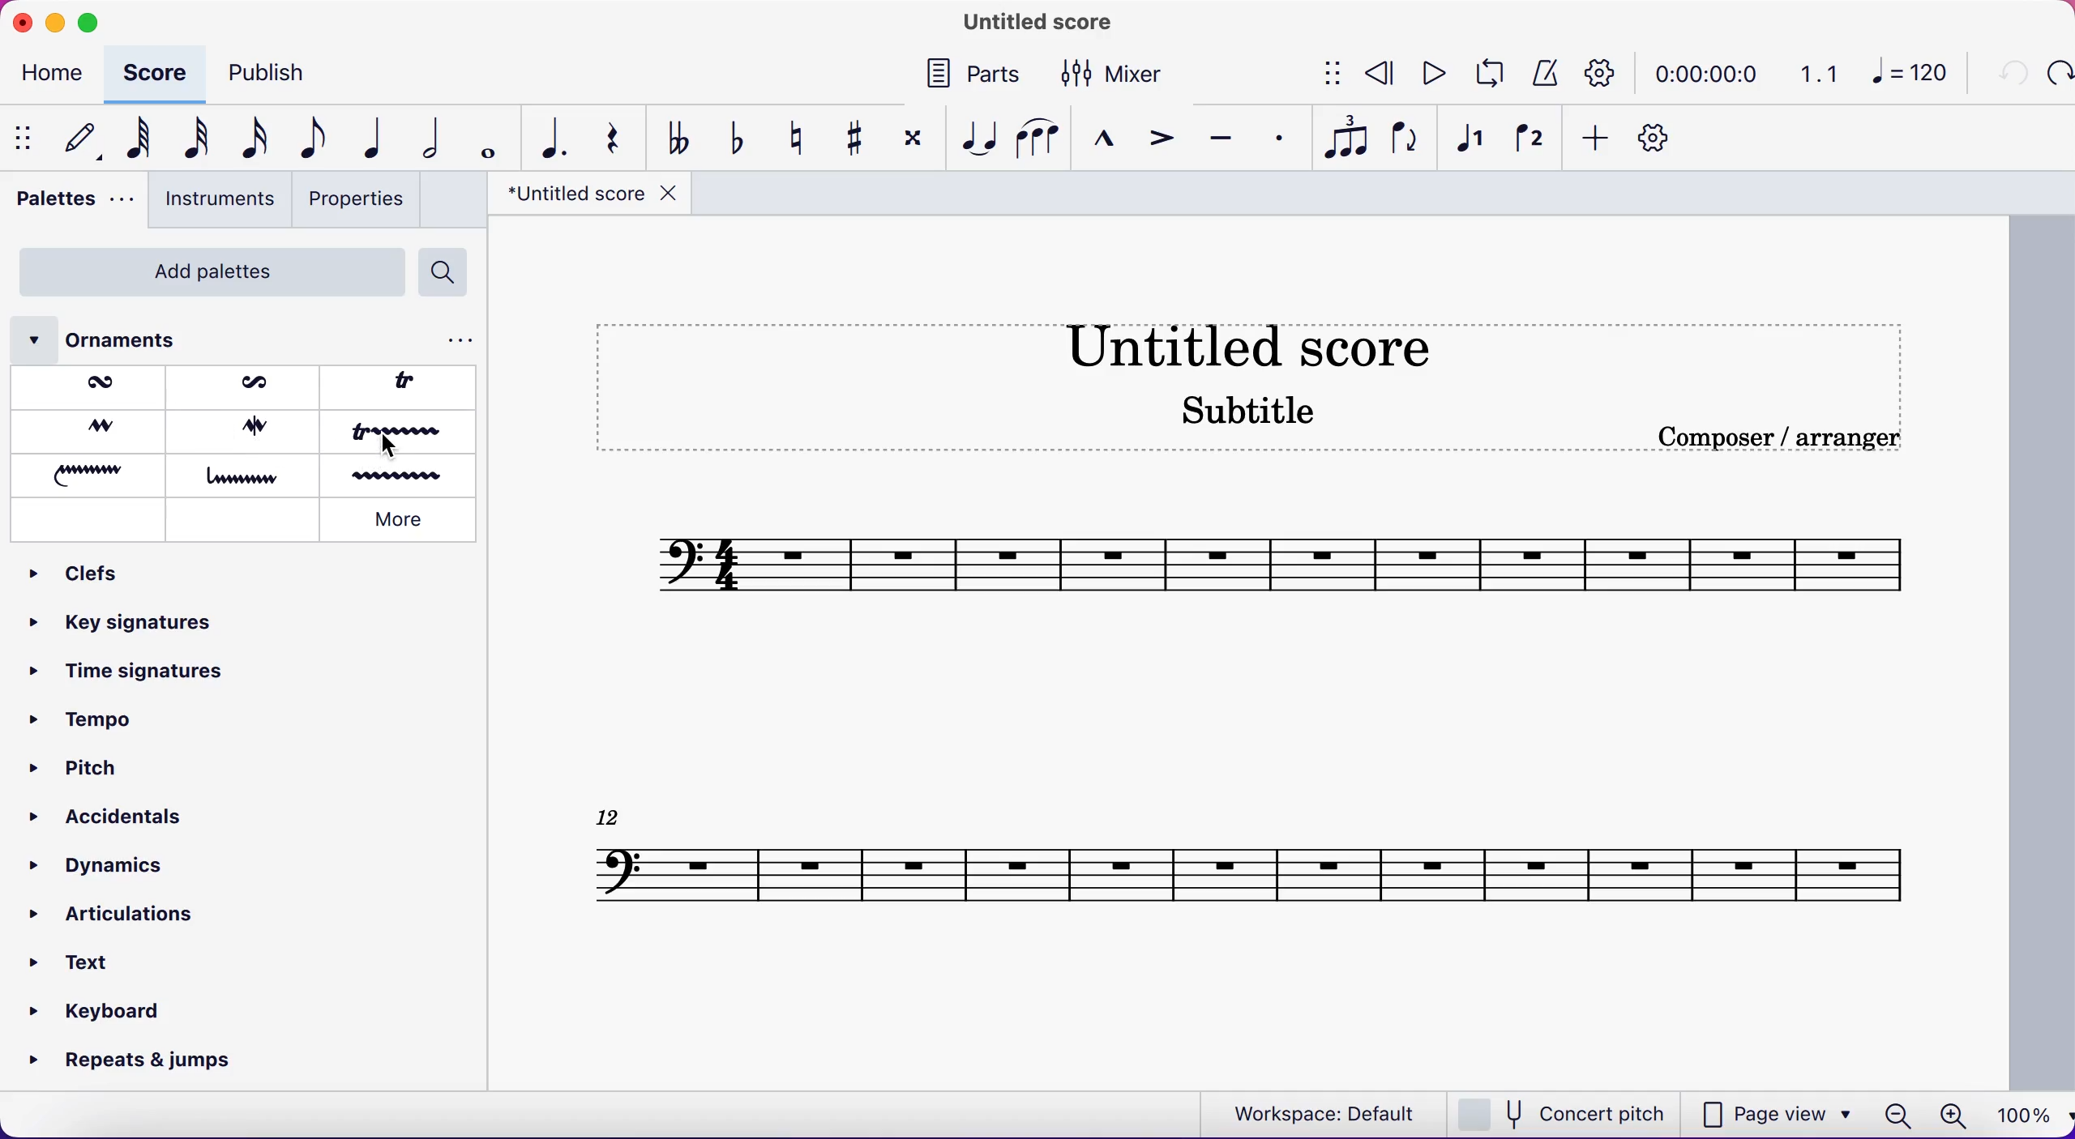 This screenshot has width=2075, height=1139. Describe the element at coordinates (549, 138) in the screenshot. I see `augmentation dot` at that location.